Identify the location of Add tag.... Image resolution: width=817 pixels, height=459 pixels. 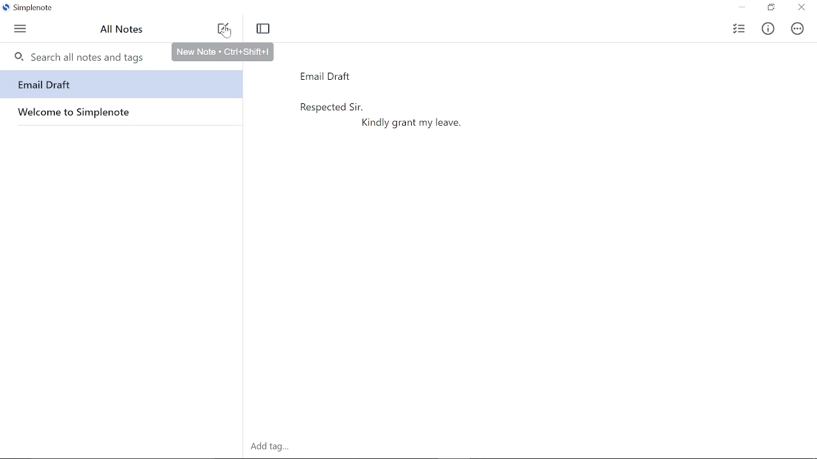
(271, 447).